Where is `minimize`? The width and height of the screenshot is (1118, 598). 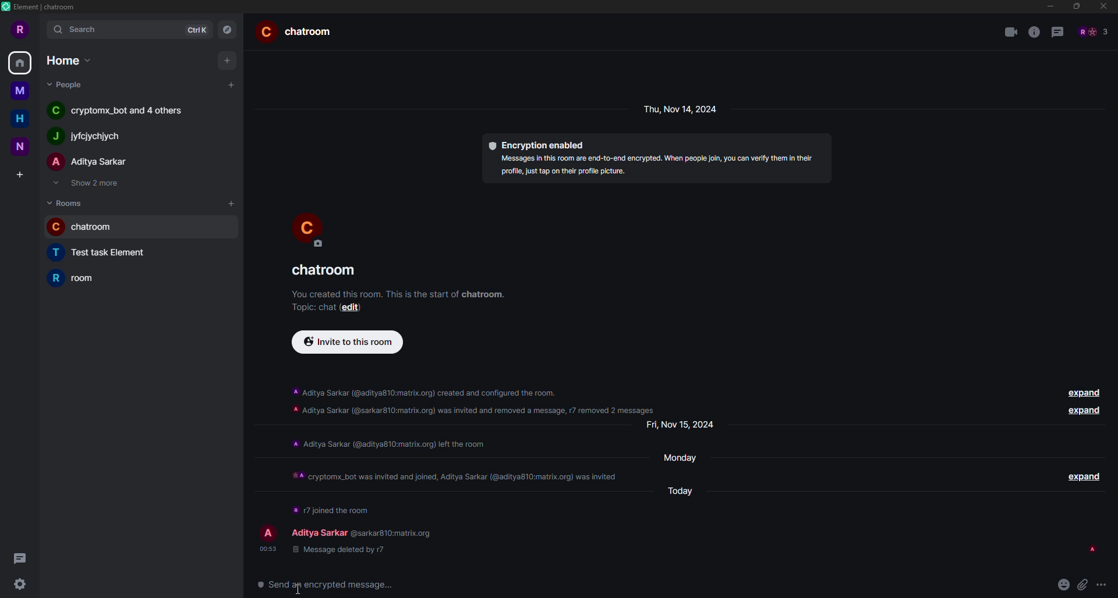
minimize is located at coordinates (1048, 6).